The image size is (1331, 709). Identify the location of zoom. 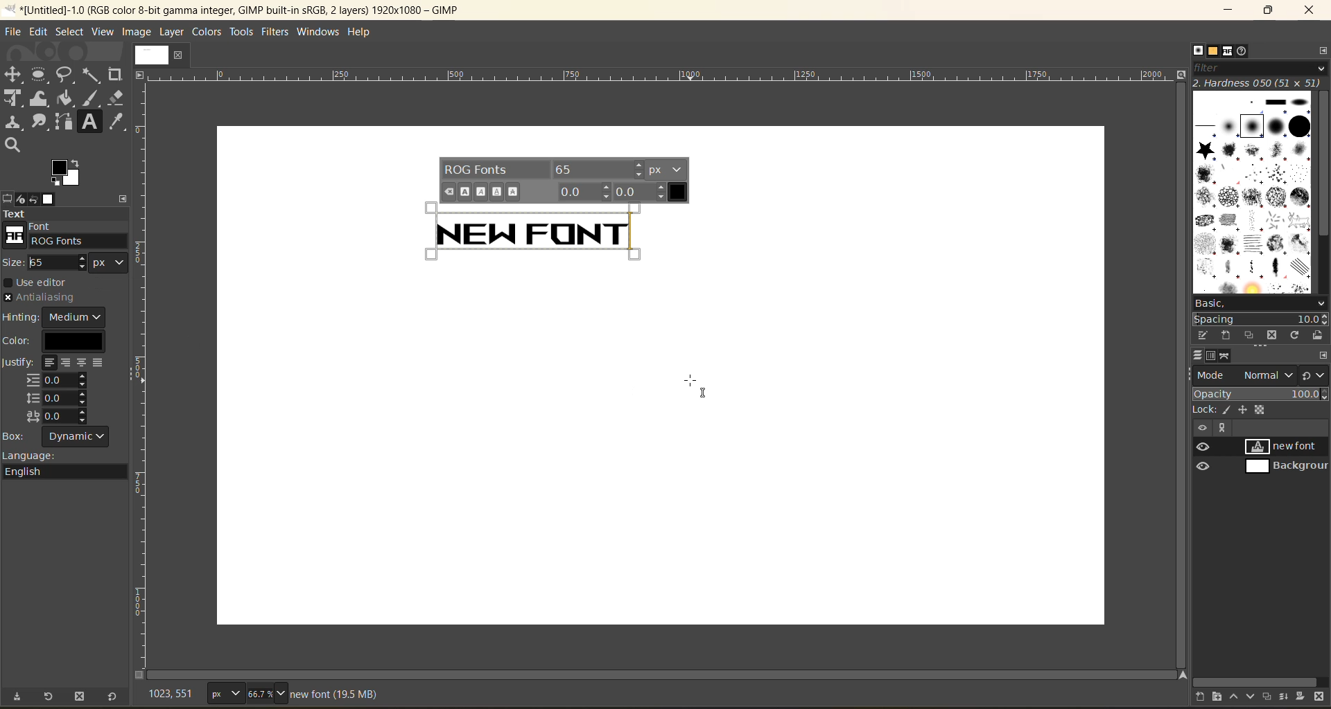
(266, 691).